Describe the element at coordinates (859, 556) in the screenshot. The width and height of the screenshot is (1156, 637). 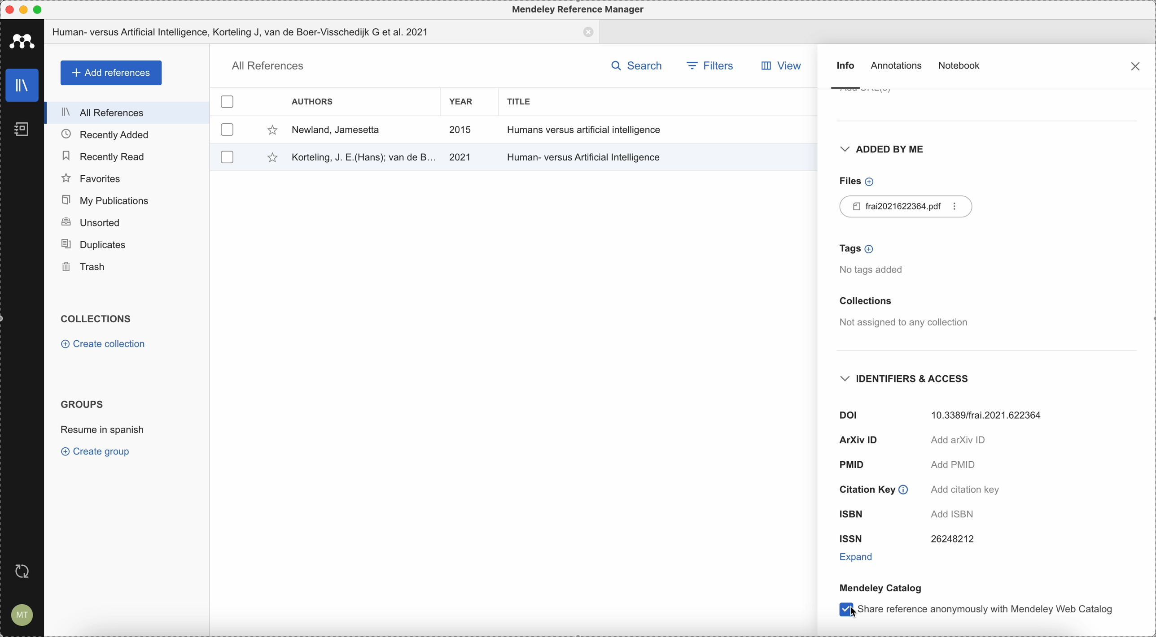
I see `expand` at that location.